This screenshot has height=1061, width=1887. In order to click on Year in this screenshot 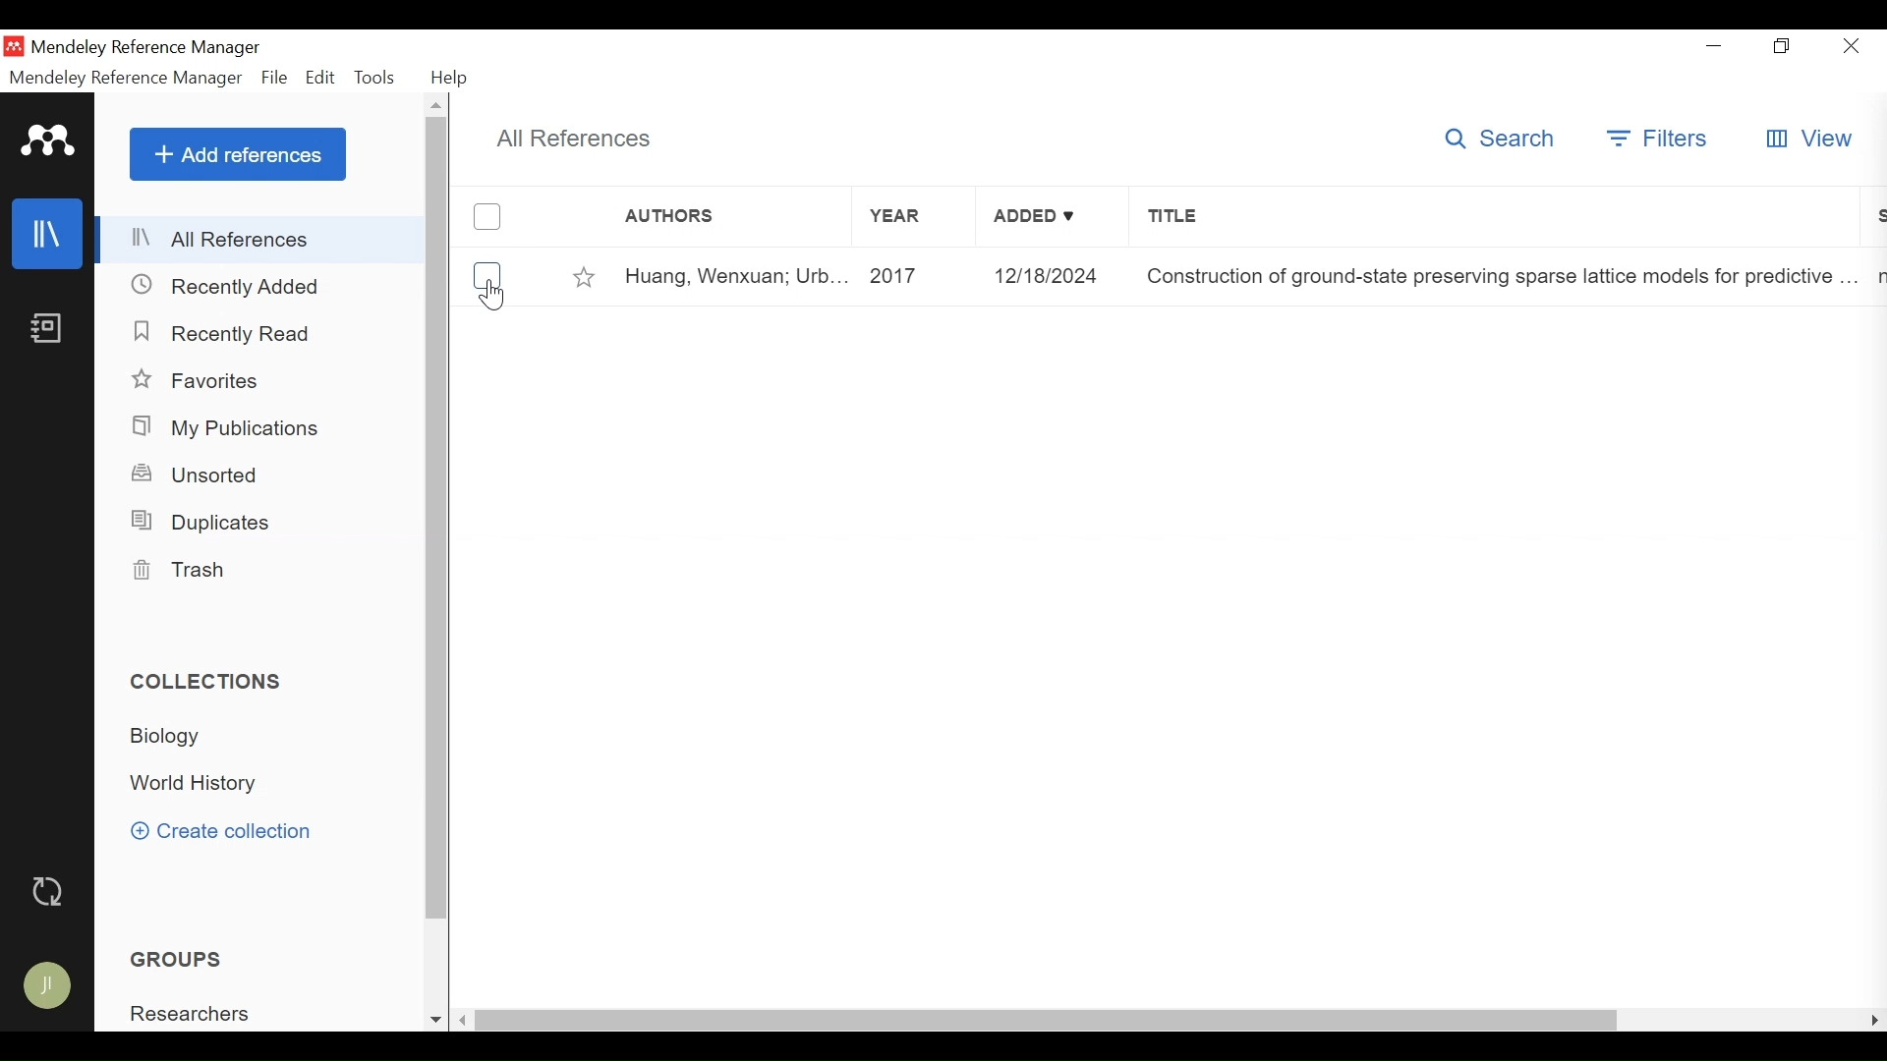, I will do `click(911, 219)`.